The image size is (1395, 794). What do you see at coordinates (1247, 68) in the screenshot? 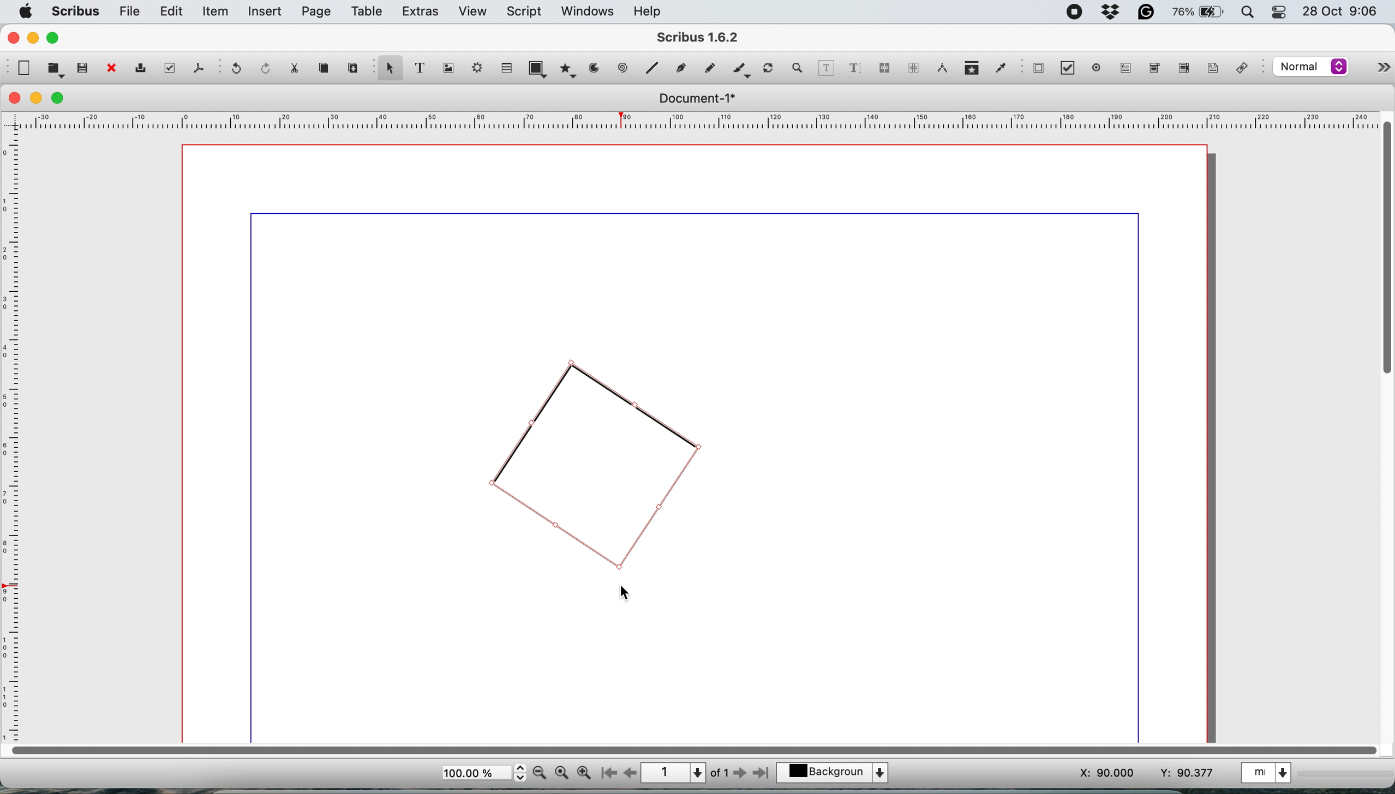
I see `link annotation` at bounding box center [1247, 68].